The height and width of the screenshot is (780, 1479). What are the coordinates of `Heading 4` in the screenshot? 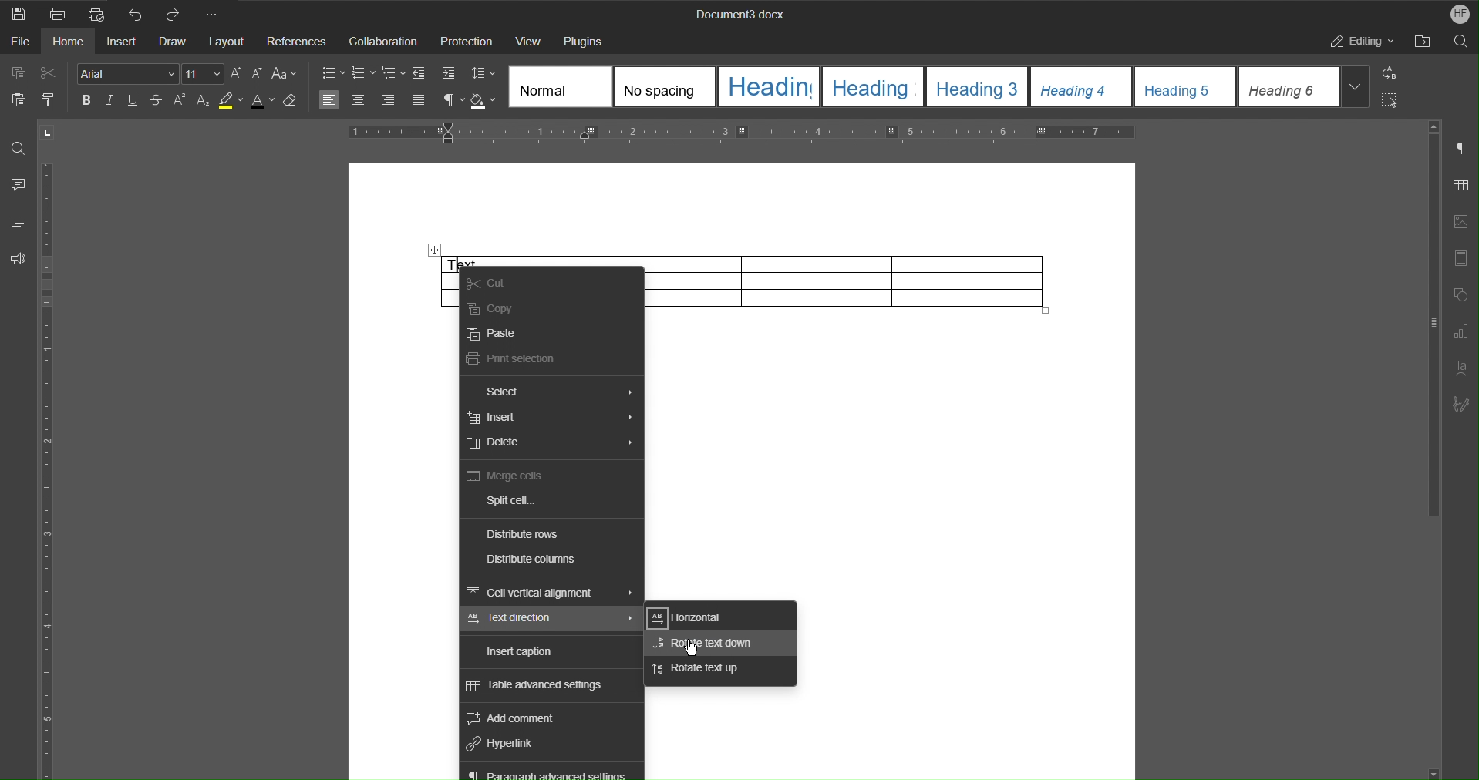 It's located at (1081, 86).